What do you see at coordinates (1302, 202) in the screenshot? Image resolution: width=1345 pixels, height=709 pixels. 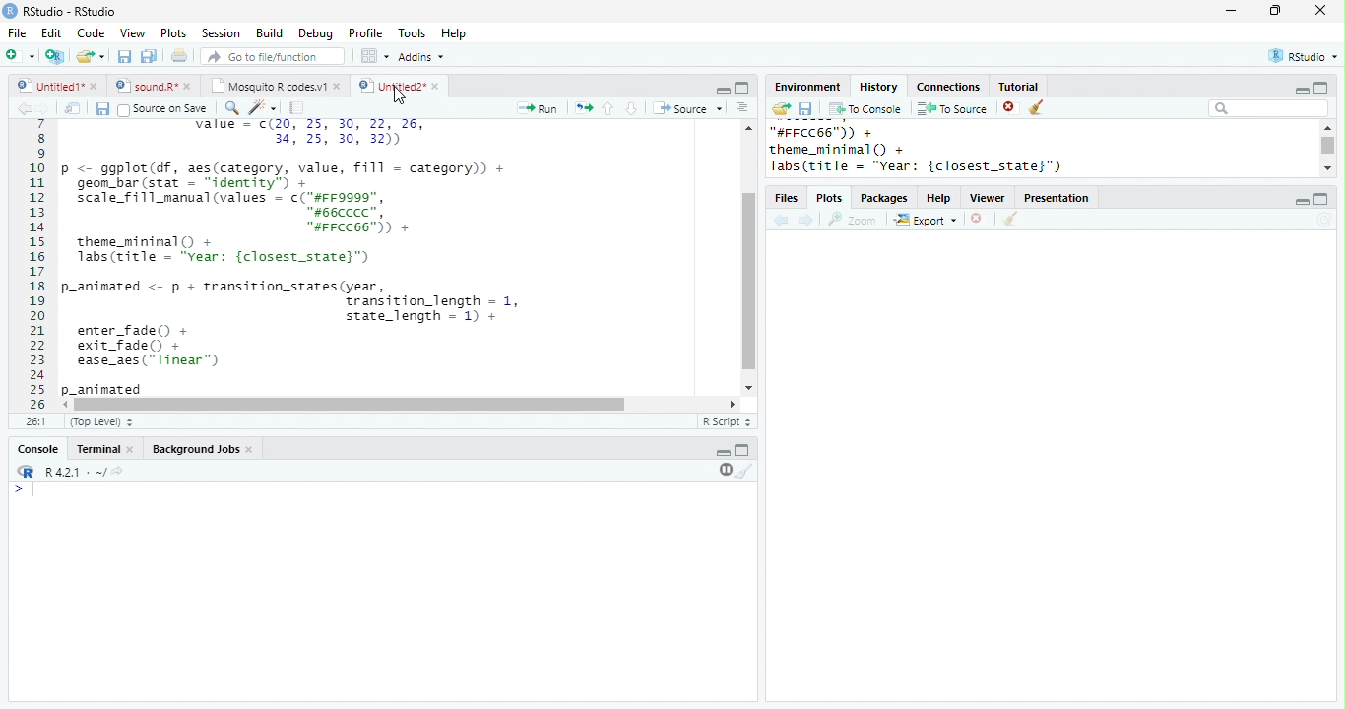 I see `minimize` at bounding box center [1302, 202].